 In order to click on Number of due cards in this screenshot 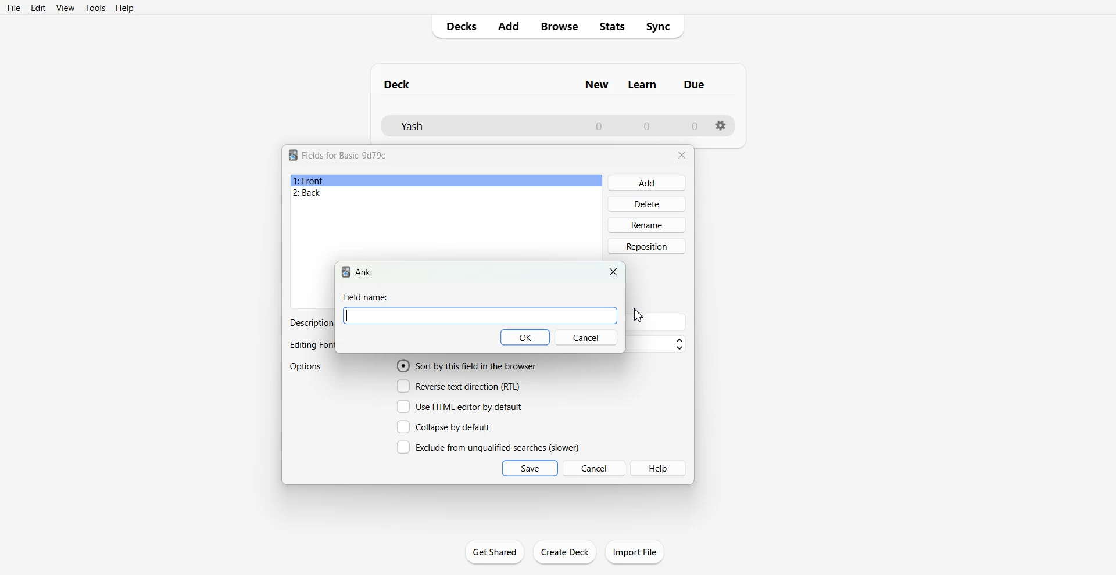, I will do `click(695, 126)`.